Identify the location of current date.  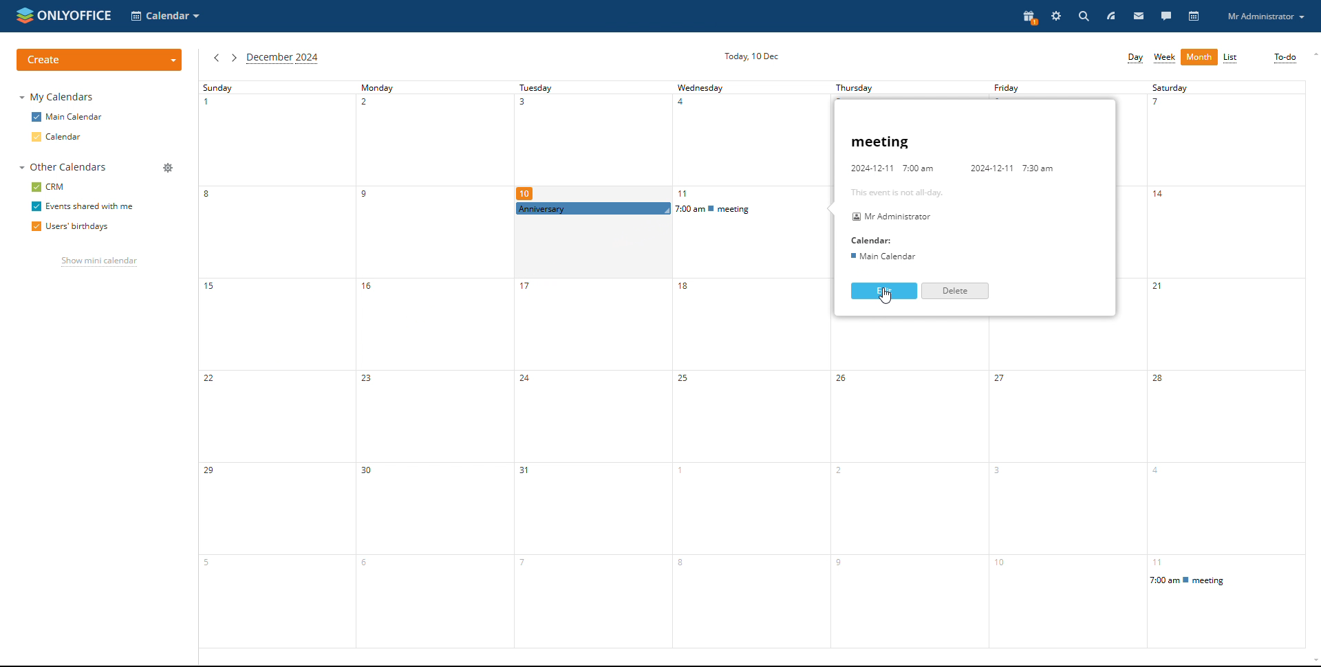
(751, 56).